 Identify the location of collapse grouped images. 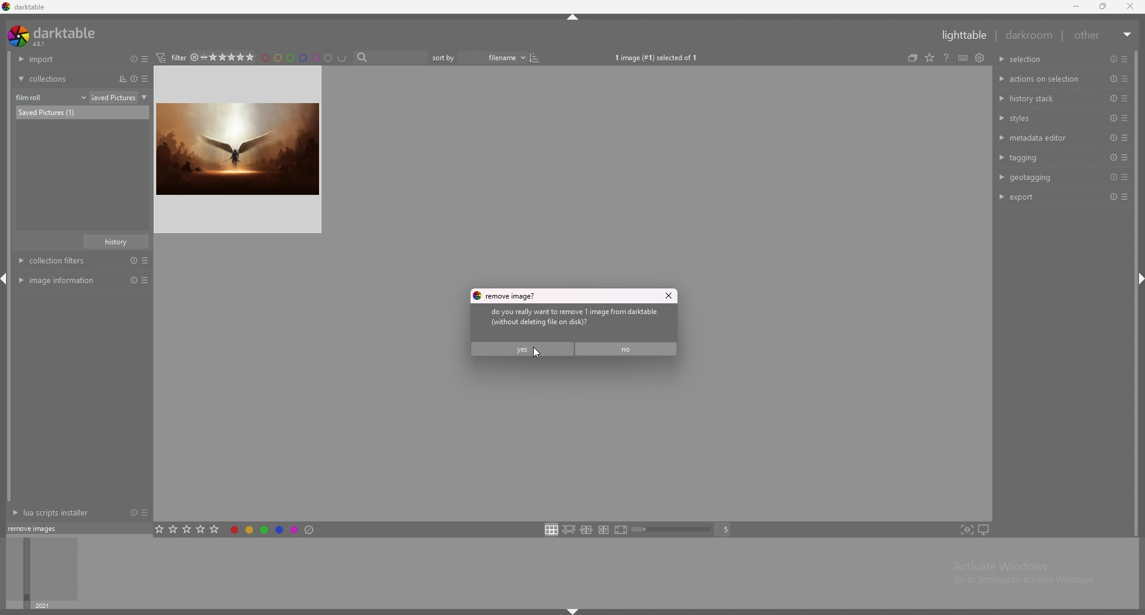
(926, 57).